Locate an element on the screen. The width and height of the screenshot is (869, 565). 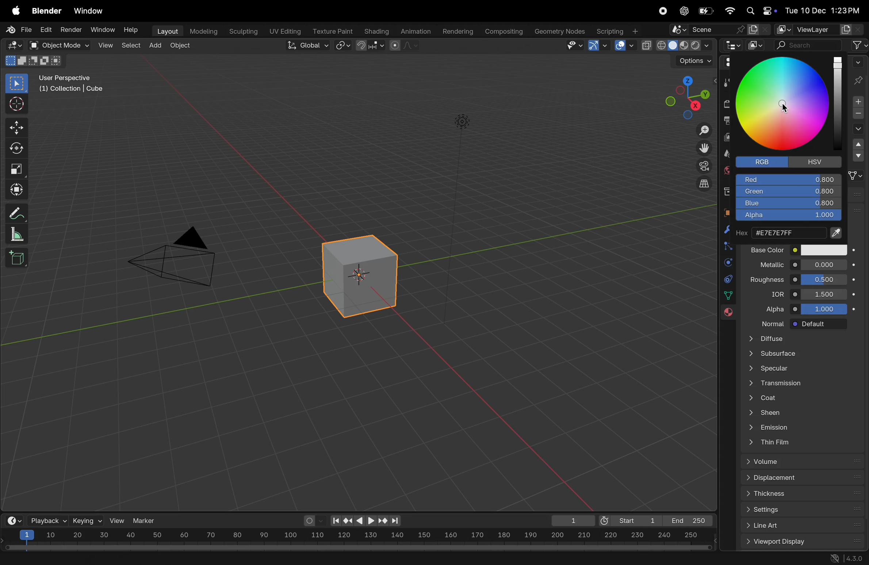
thin film is located at coordinates (800, 443).